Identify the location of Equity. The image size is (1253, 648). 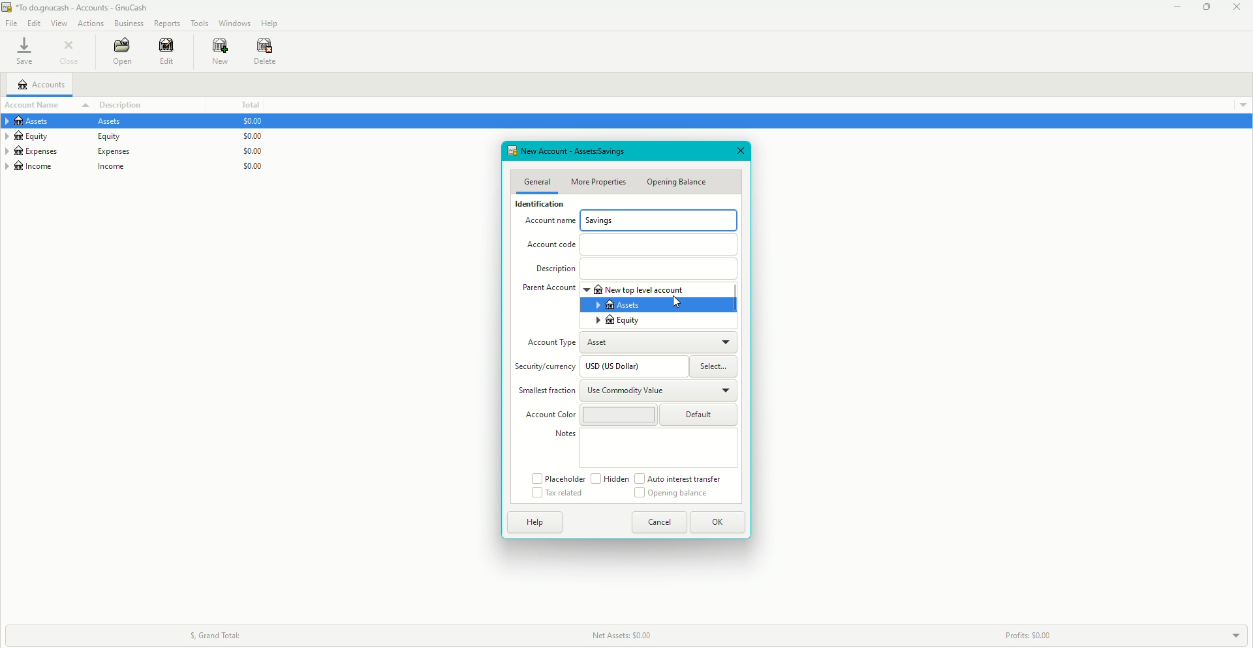
(619, 321).